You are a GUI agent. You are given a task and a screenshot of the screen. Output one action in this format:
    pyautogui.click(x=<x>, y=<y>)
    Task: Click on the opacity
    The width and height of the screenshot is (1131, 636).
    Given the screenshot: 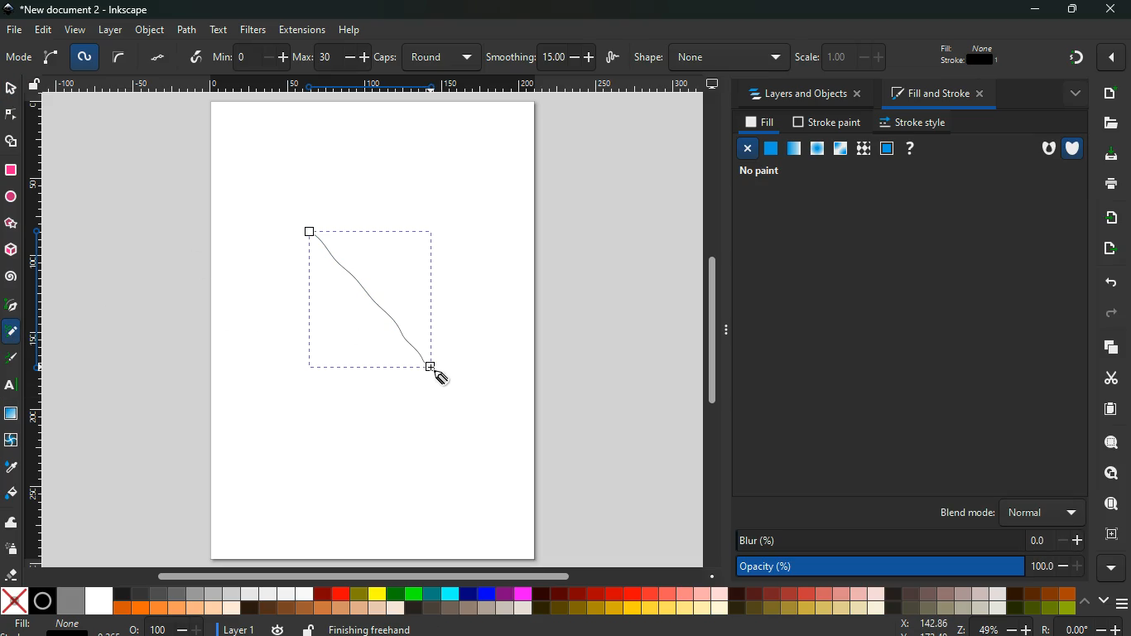 What is the action you would take?
    pyautogui.click(x=910, y=566)
    